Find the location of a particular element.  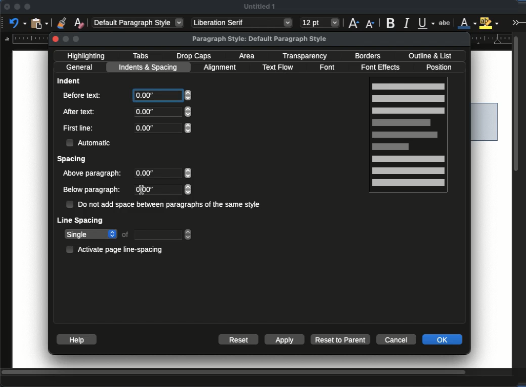

ok is located at coordinates (442, 339).